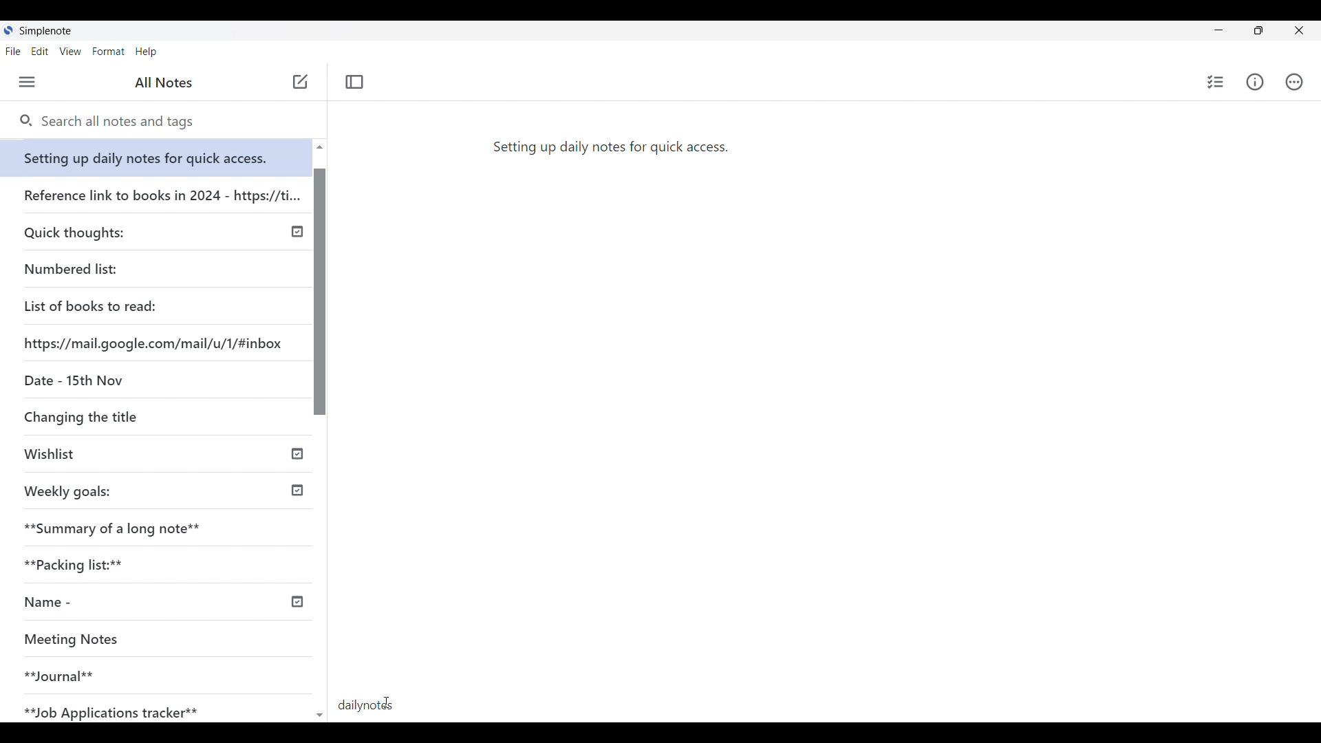  Describe the element at coordinates (109, 52) in the screenshot. I see `Format menu` at that location.